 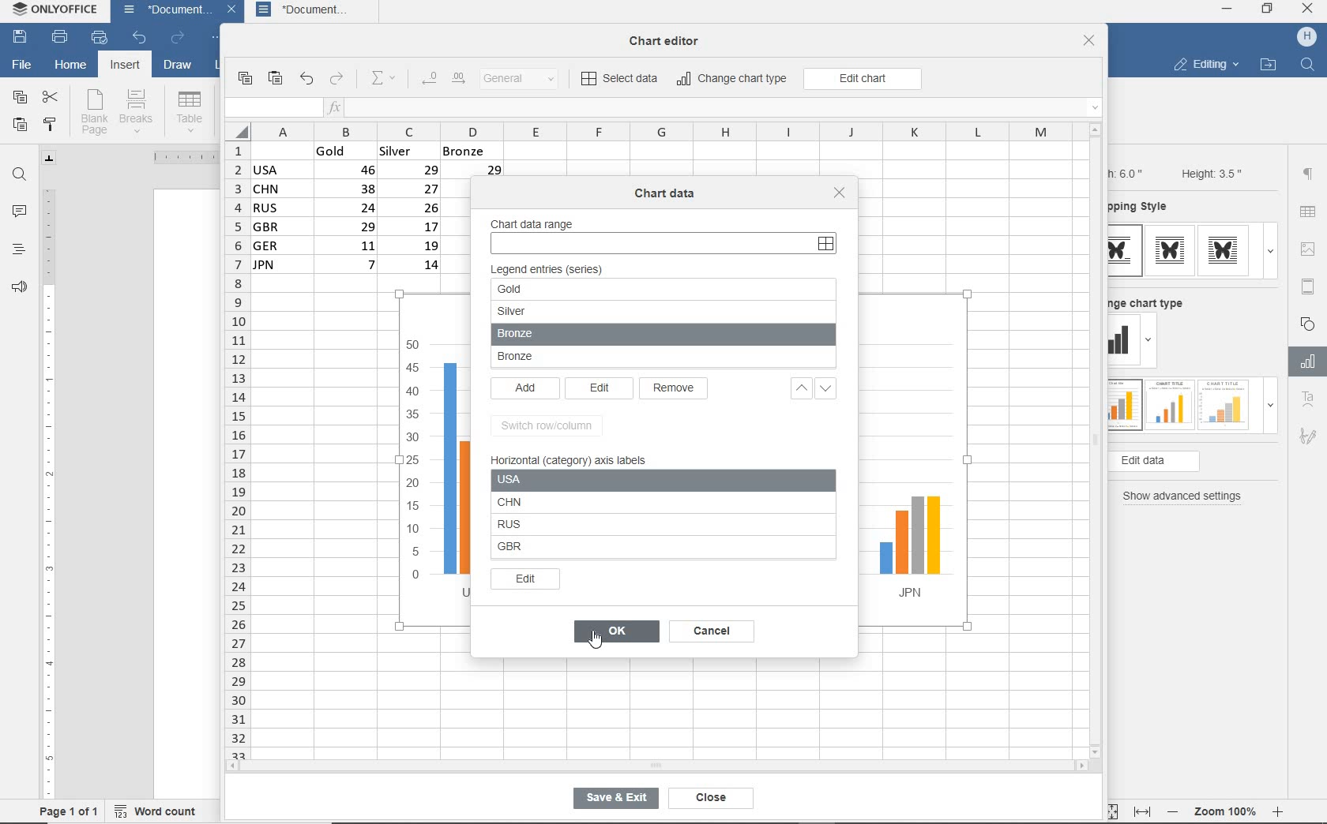 I want to click on copy, so click(x=19, y=98).